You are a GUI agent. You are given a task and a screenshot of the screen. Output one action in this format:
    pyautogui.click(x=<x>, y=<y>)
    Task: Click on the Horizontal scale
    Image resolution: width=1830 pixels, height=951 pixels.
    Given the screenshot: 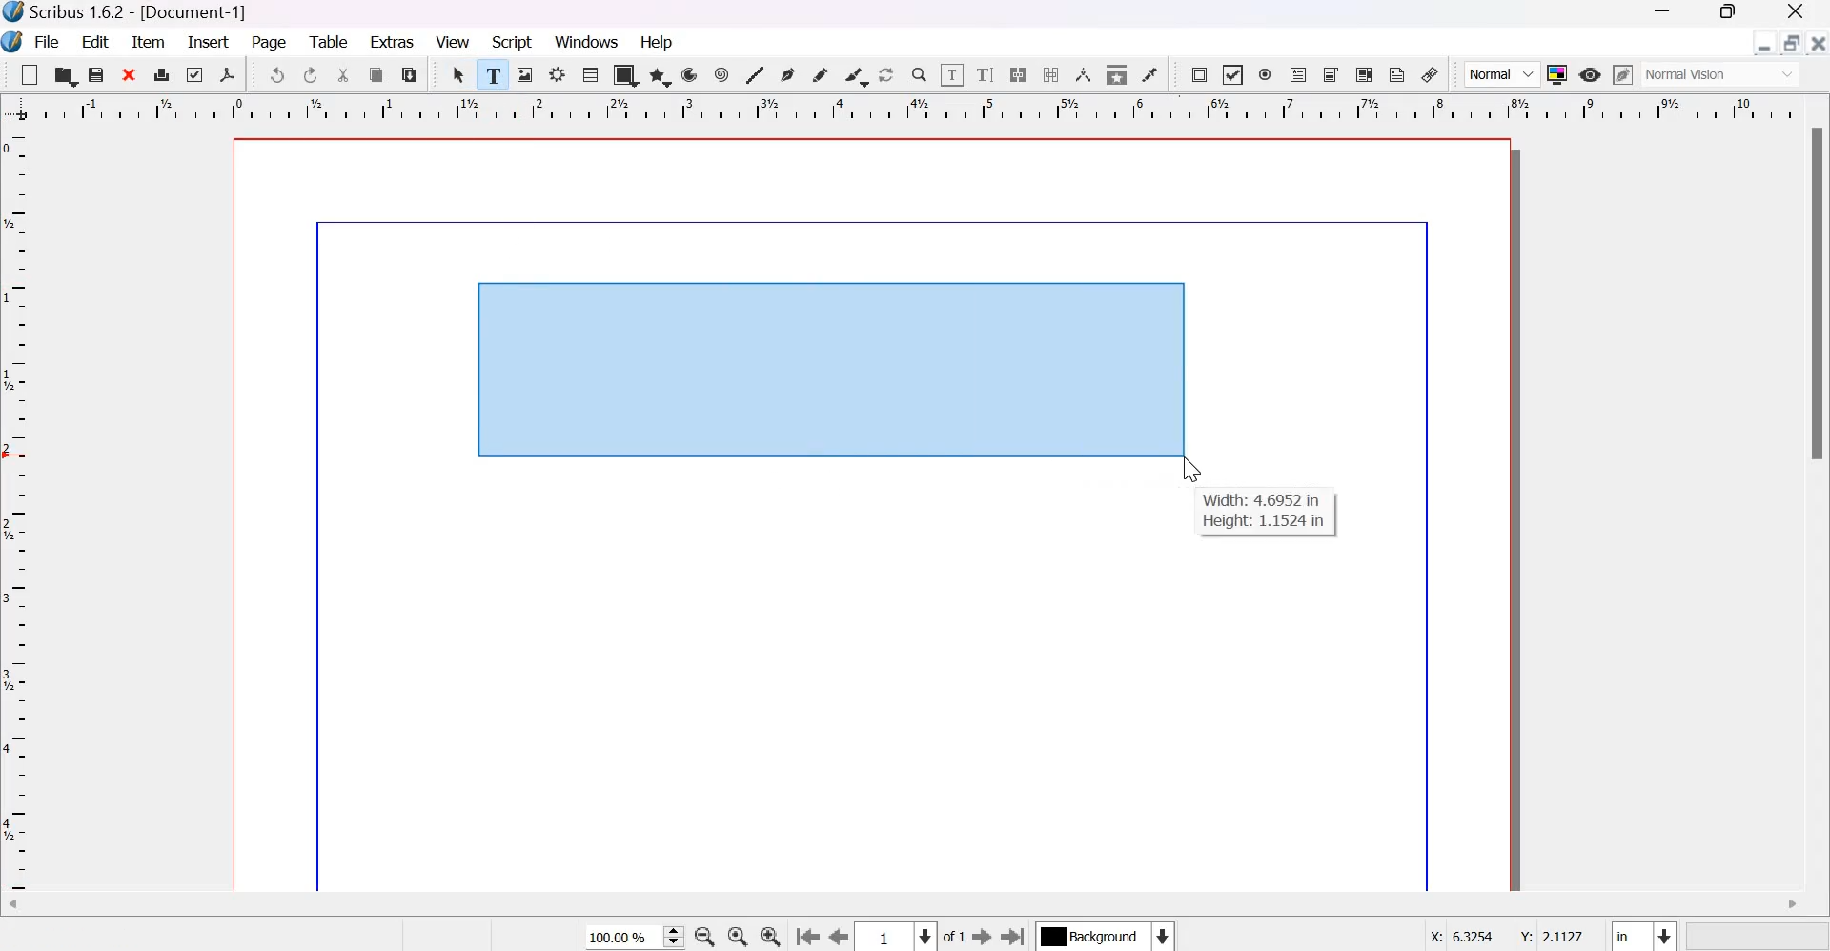 What is the action you would take?
    pyautogui.click(x=912, y=109)
    